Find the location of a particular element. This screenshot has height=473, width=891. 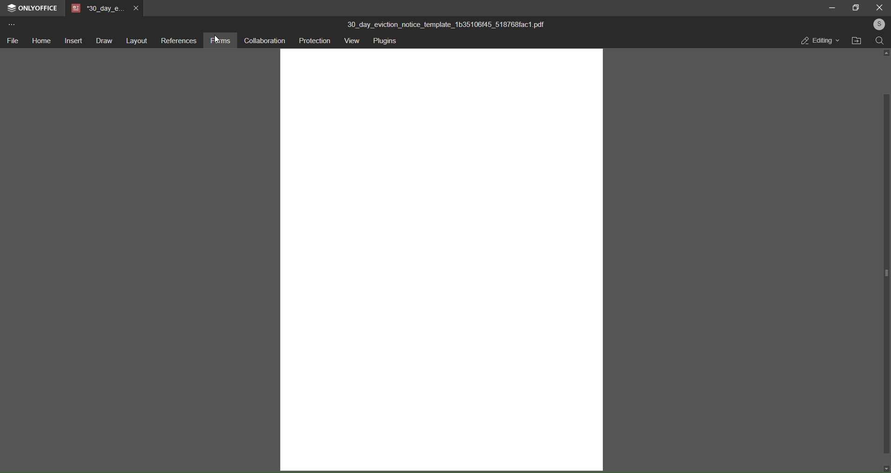

view is located at coordinates (352, 41).